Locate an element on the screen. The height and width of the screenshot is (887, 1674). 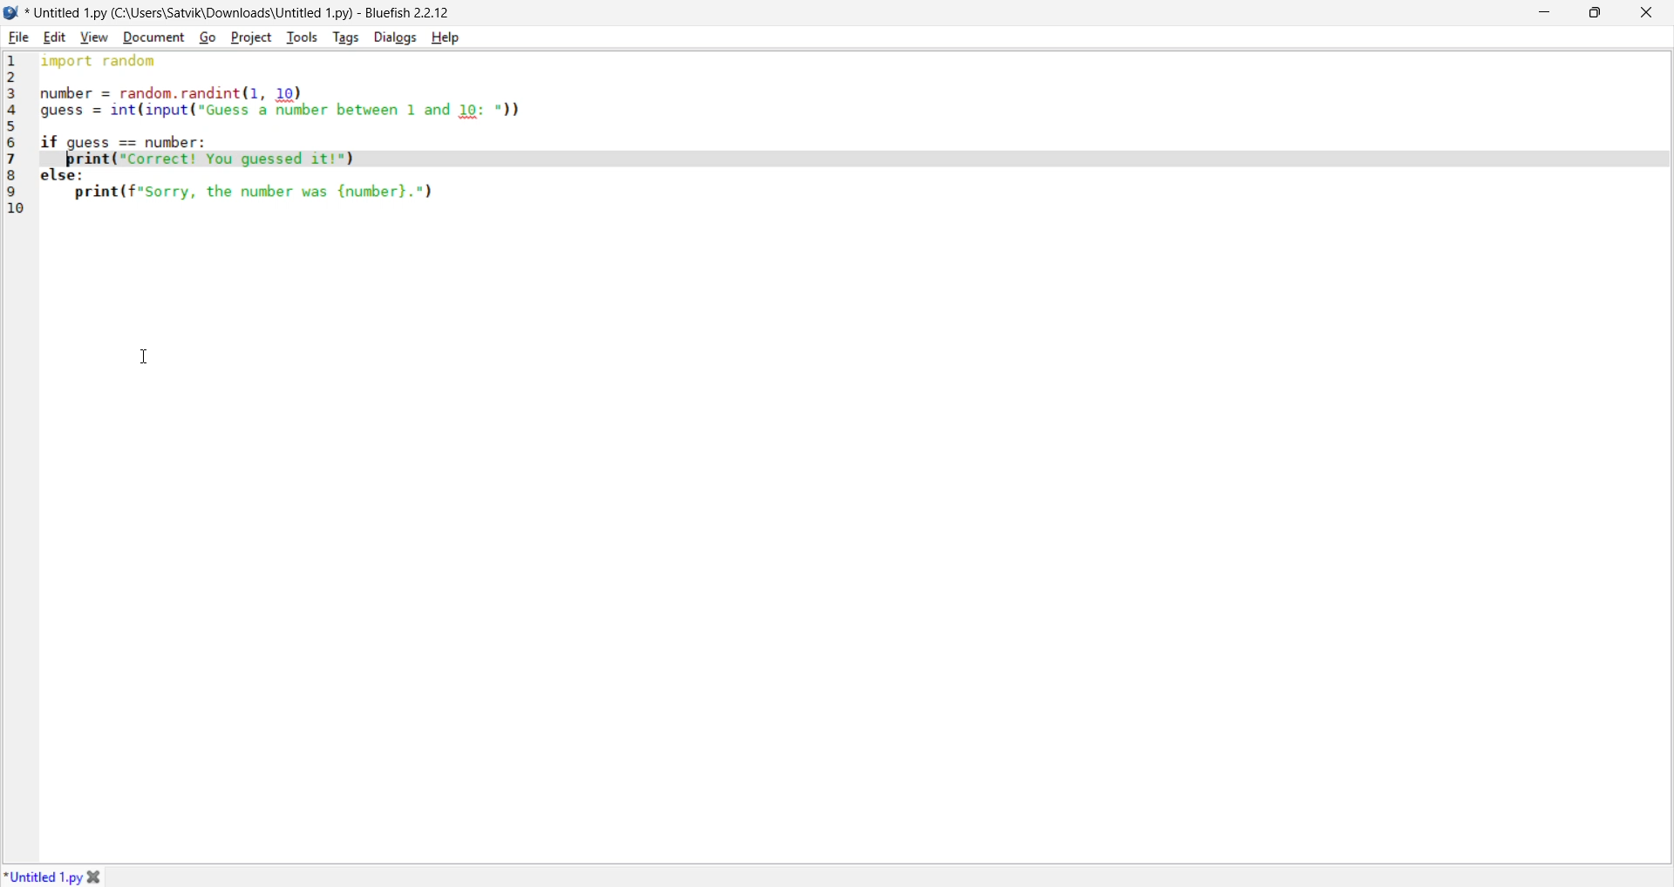
8 else: 9 print(f"Sorry, the number was {number}.") 10 is located at coordinates (318, 198).